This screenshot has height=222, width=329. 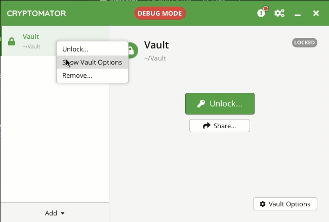 I want to click on Vault, so click(x=51, y=34).